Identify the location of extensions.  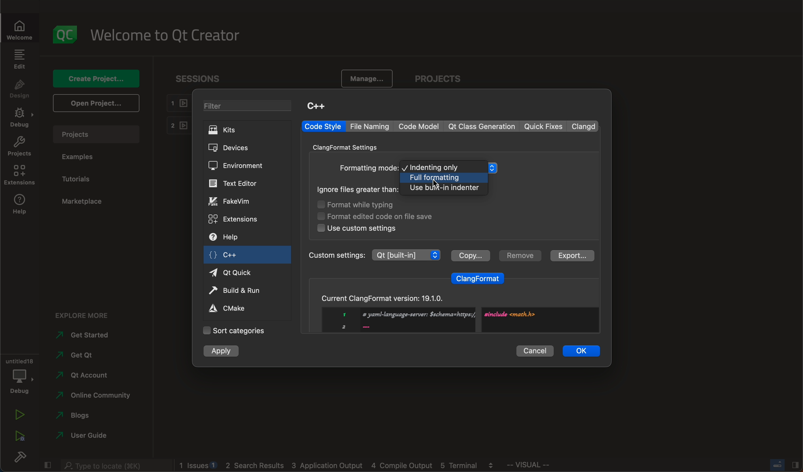
(235, 218).